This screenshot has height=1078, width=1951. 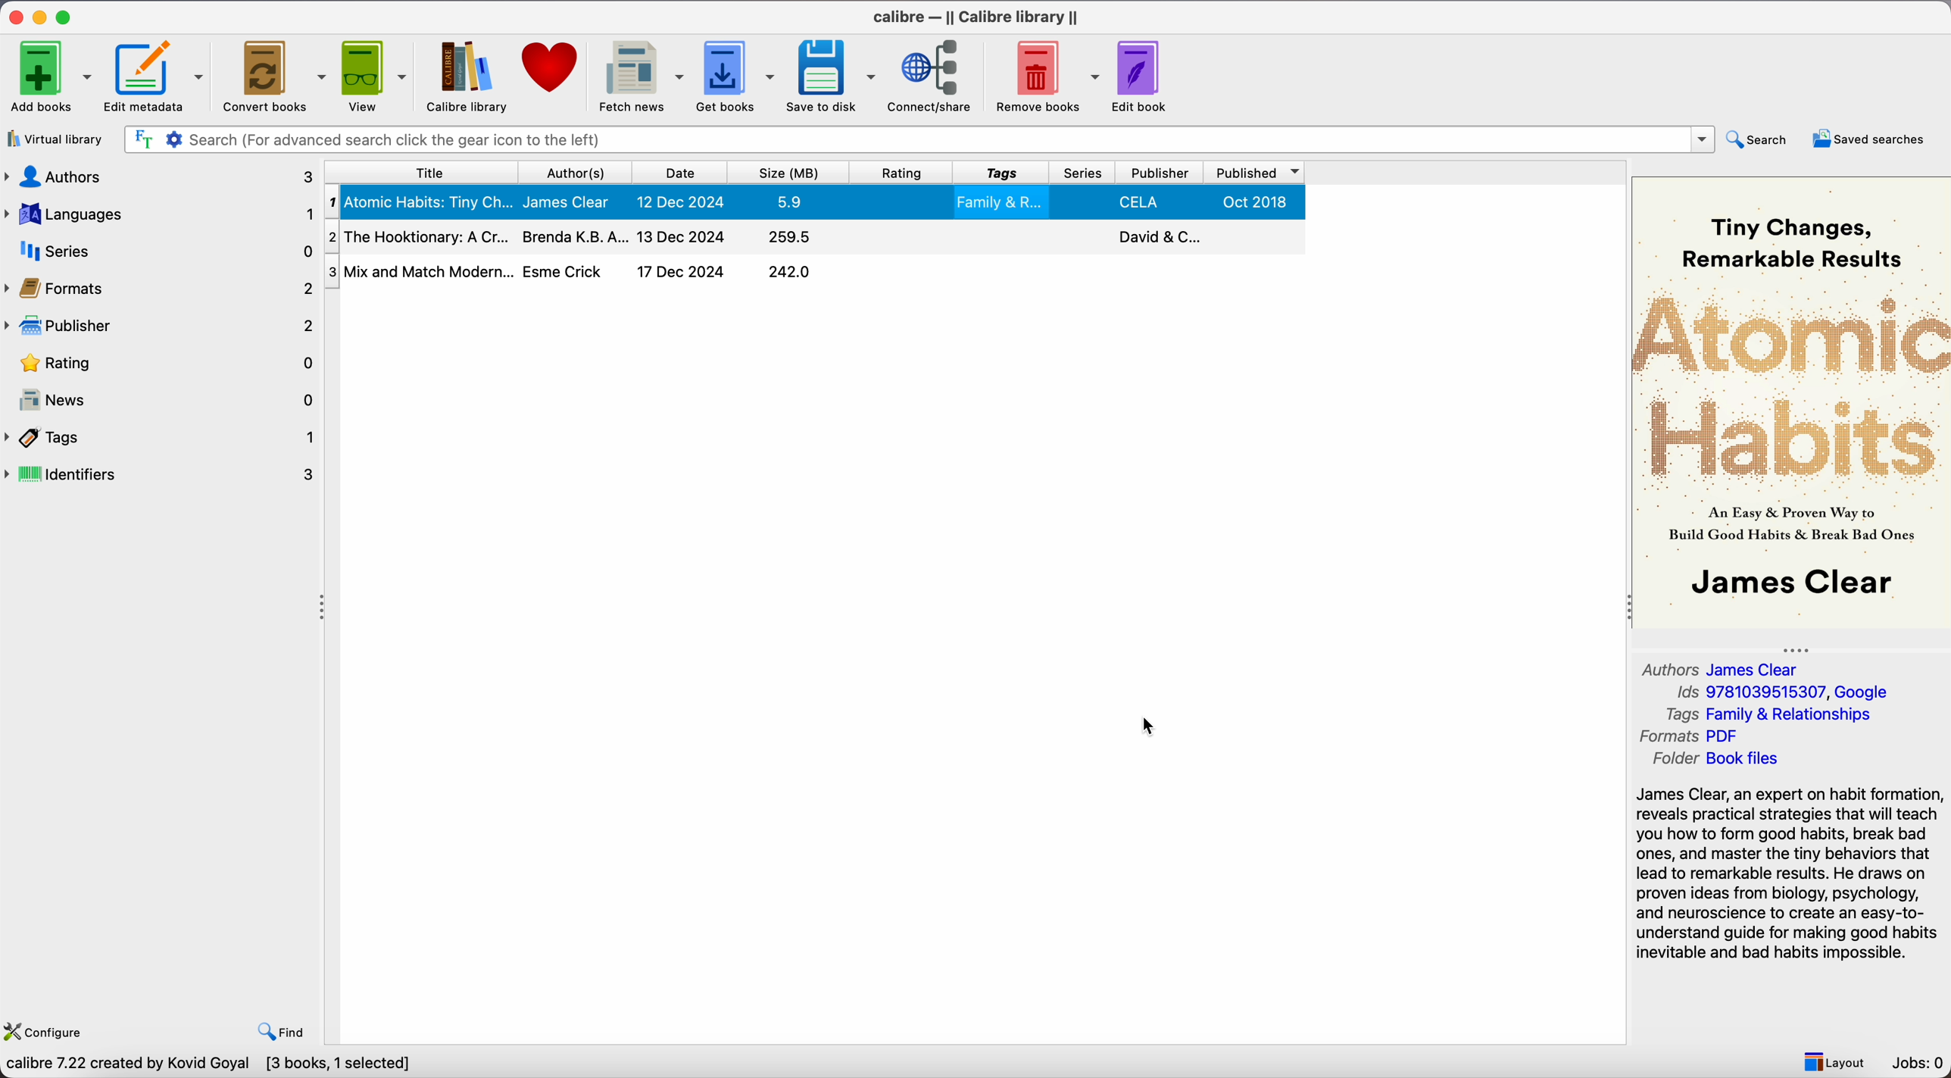 I want to click on Tags Family & Relationships, so click(x=1765, y=714).